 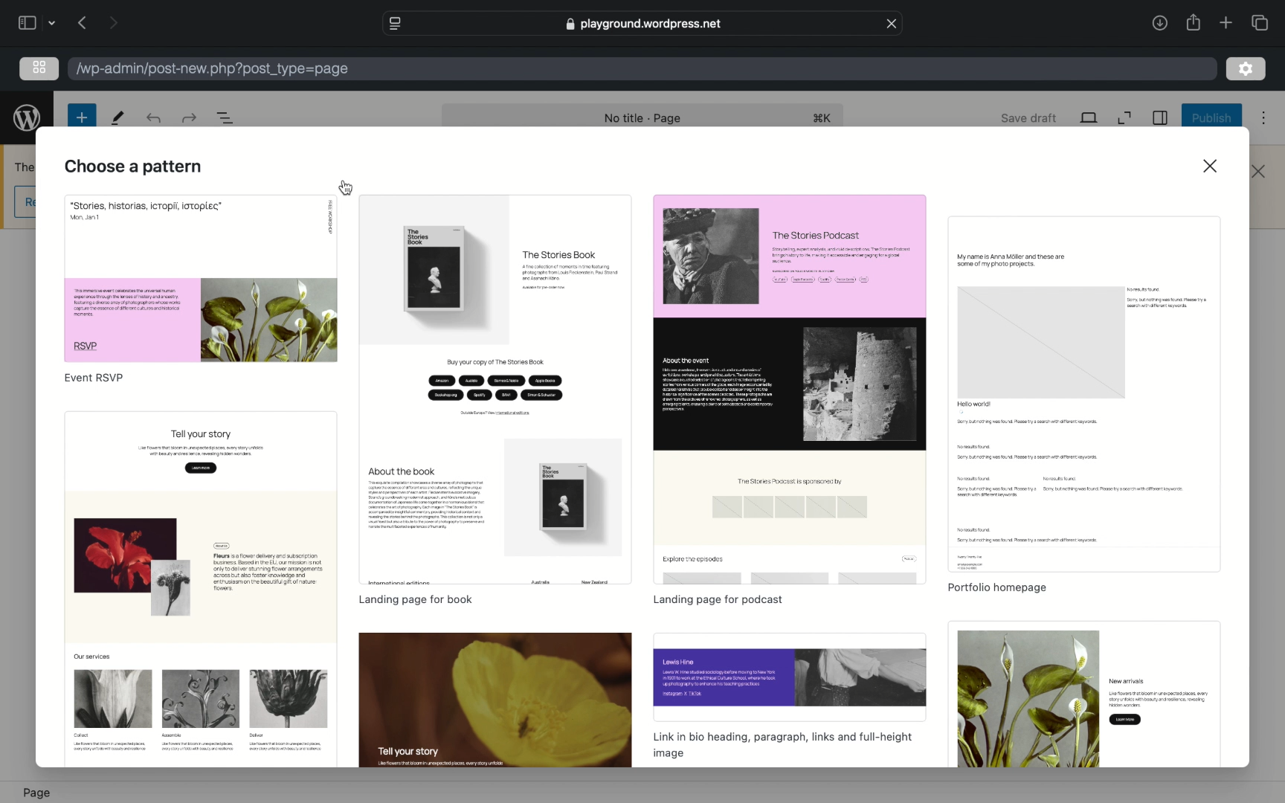 What do you see at coordinates (1259, 172) in the screenshot?
I see `close` at bounding box center [1259, 172].